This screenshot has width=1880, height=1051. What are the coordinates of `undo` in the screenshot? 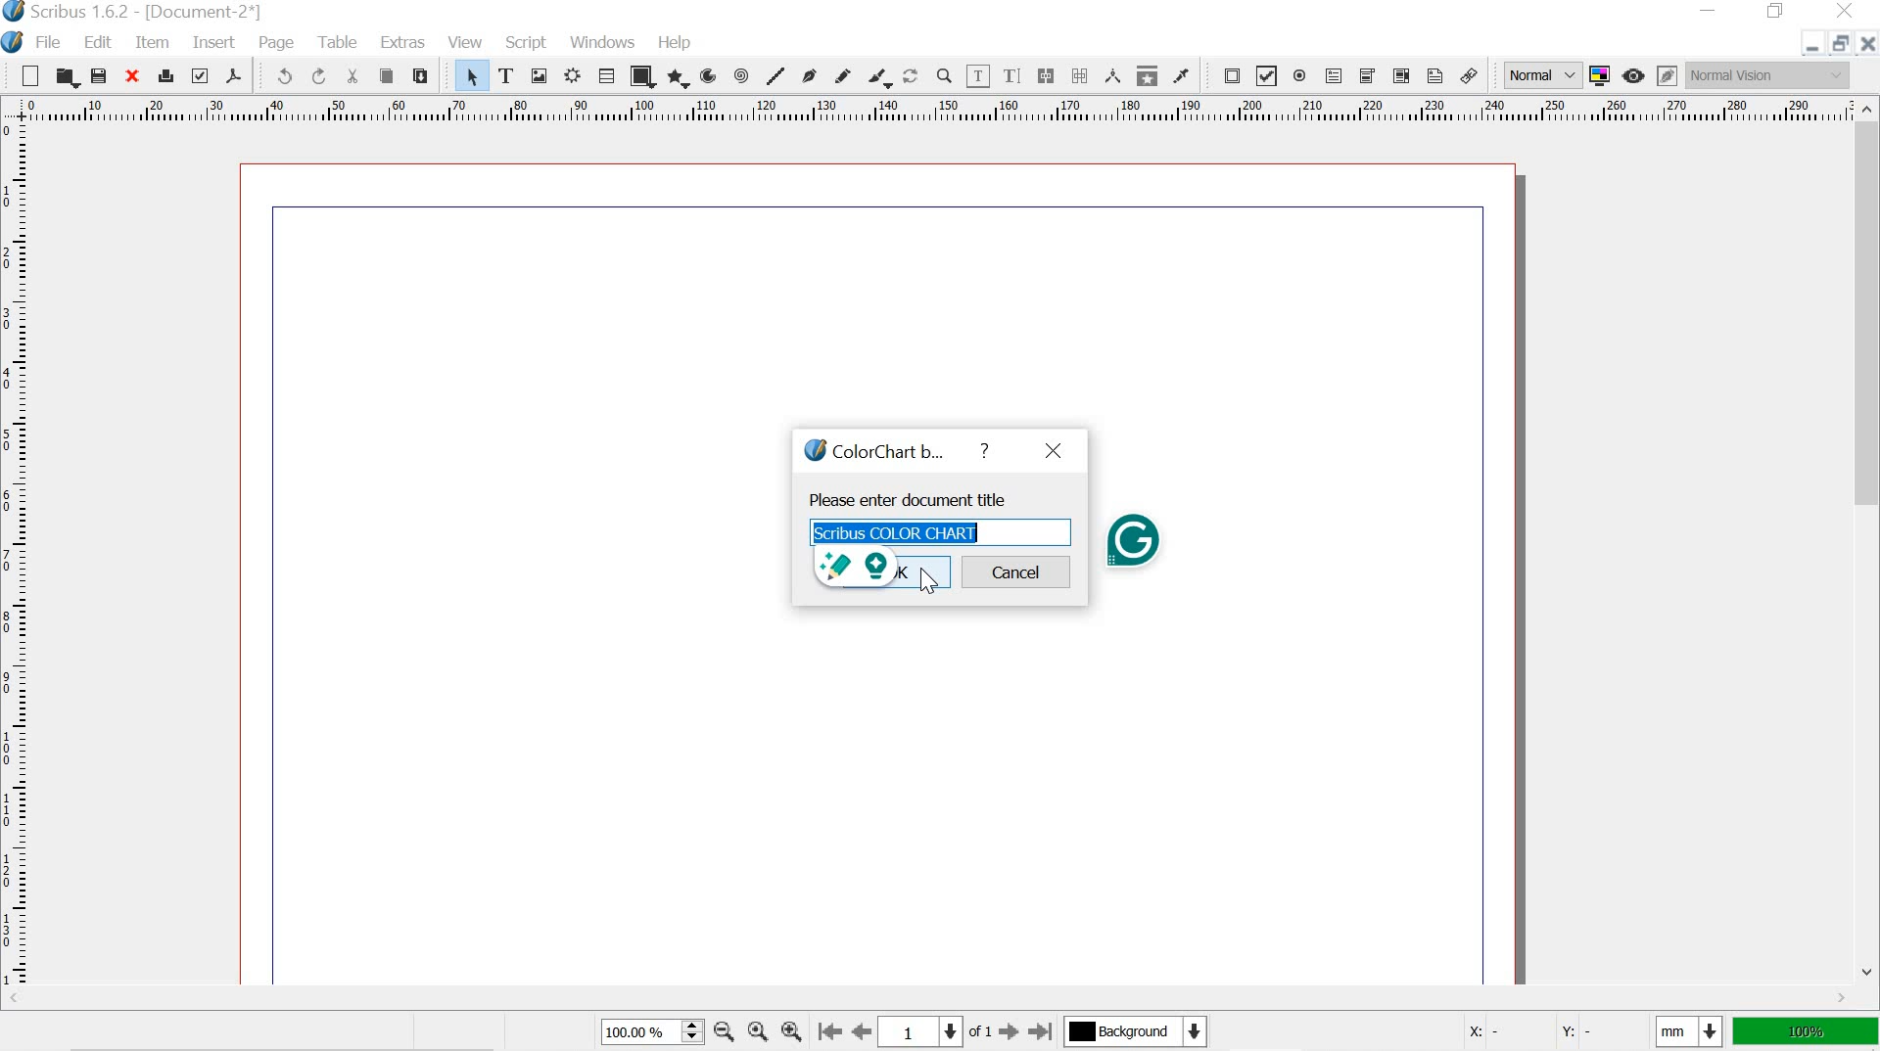 It's located at (278, 76).